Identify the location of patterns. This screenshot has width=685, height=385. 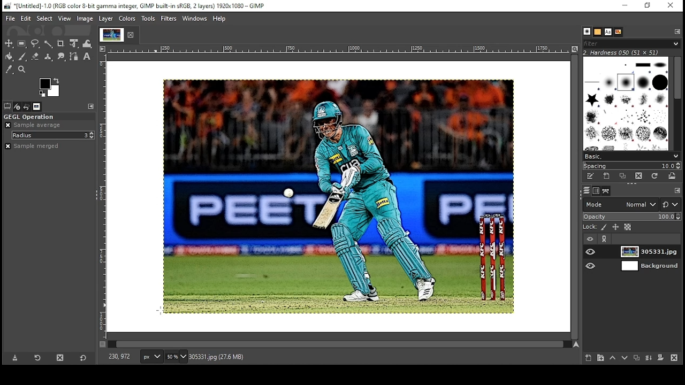
(598, 32).